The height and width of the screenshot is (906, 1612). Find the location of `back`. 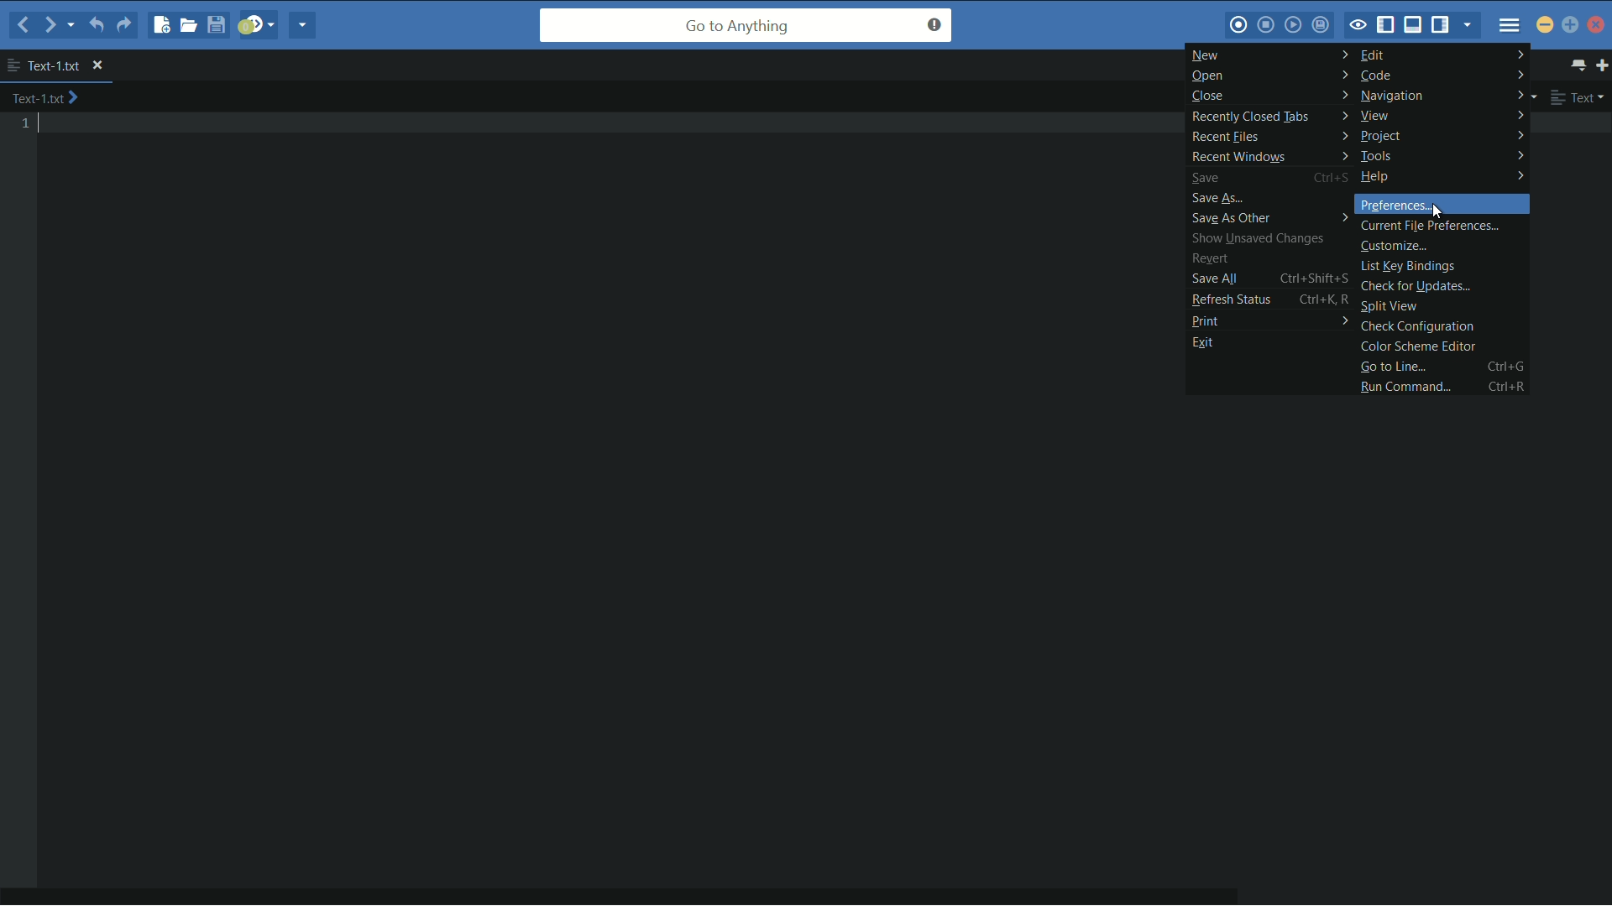

back is located at coordinates (24, 24).